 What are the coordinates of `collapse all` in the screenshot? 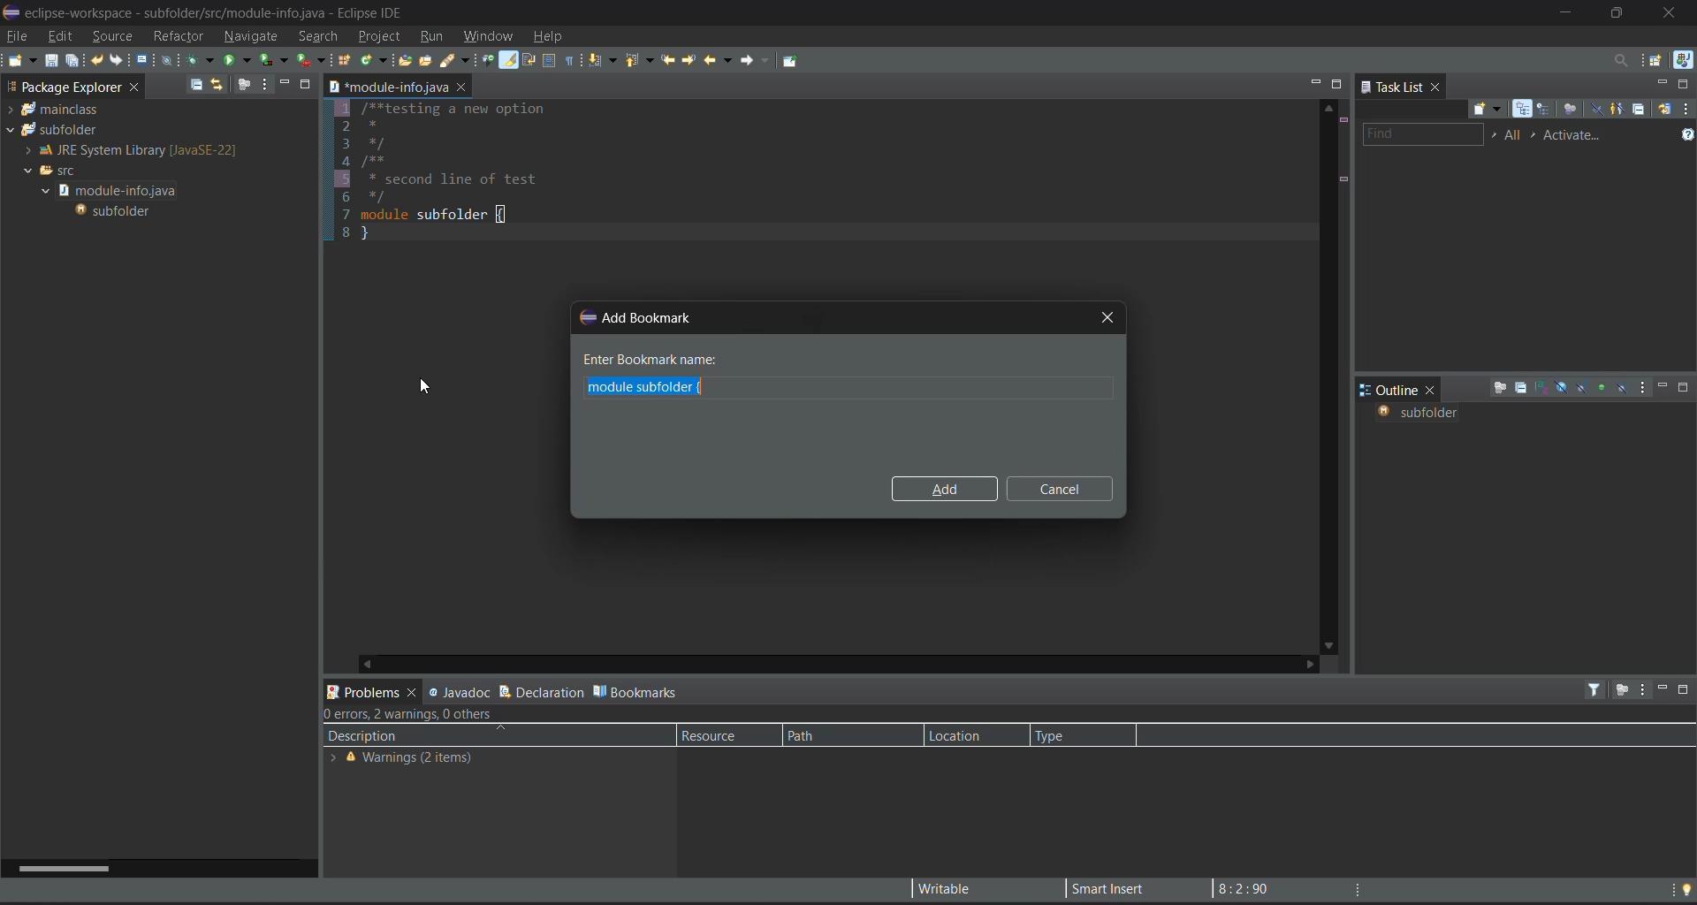 It's located at (1519, 389).